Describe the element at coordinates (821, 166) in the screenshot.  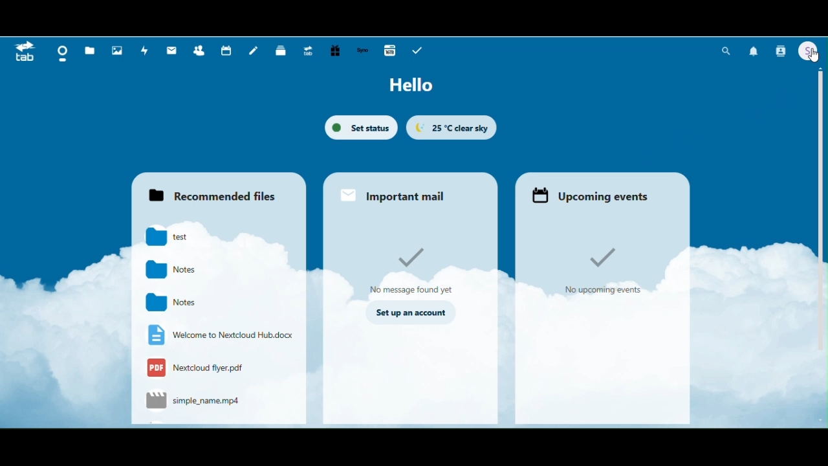
I see `Vertical scroll bar` at that location.